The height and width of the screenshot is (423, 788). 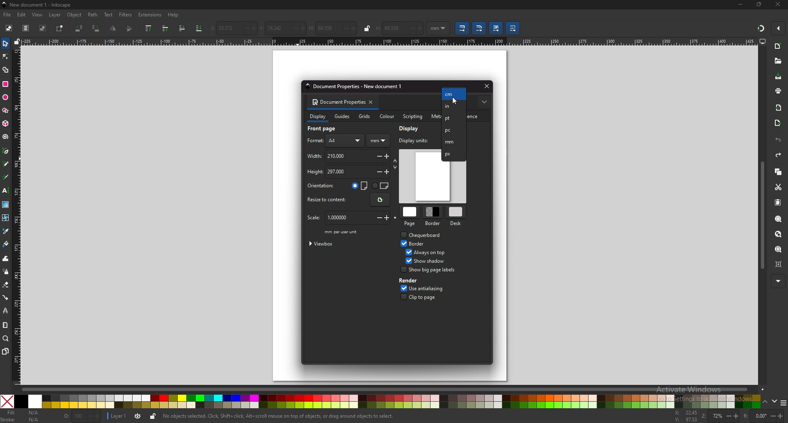 I want to click on pt, so click(x=453, y=118).